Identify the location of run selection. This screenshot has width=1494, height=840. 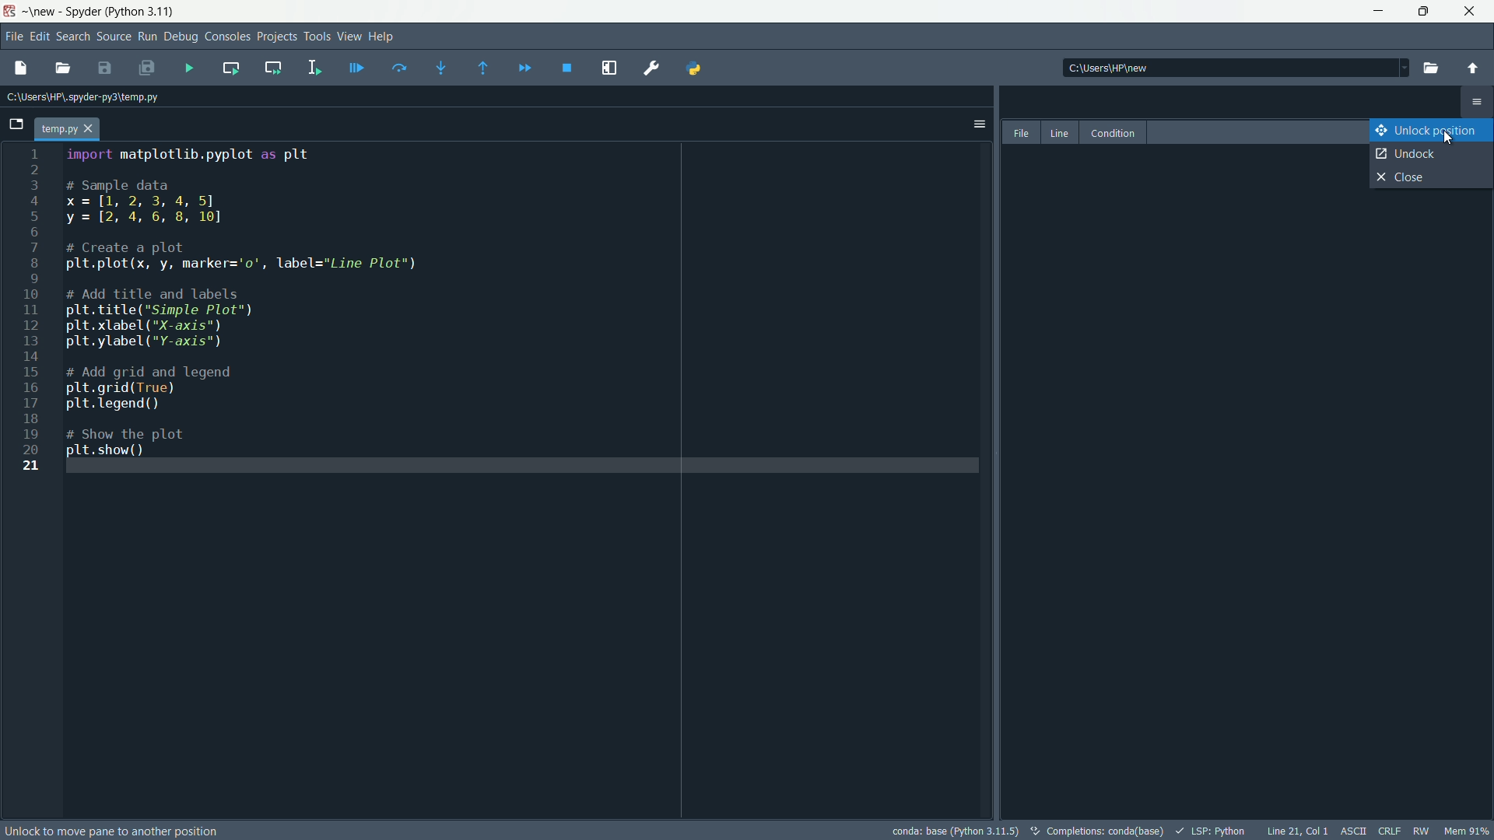
(313, 67).